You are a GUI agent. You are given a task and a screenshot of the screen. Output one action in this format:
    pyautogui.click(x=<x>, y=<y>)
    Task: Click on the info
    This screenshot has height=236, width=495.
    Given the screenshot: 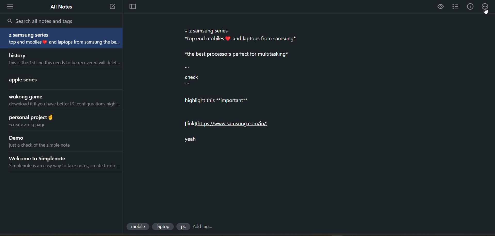 What is the action you would take?
    pyautogui.click(x=470, y=7)
    